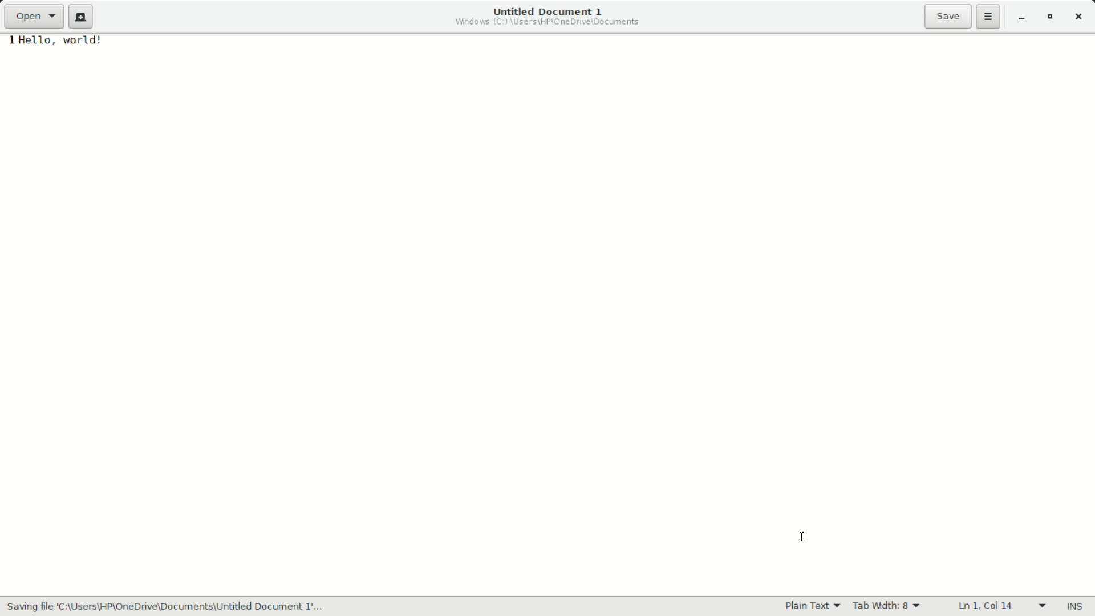  Describe the element at coordinates (948, 17) in the screenshot. I see `save file` at that location.